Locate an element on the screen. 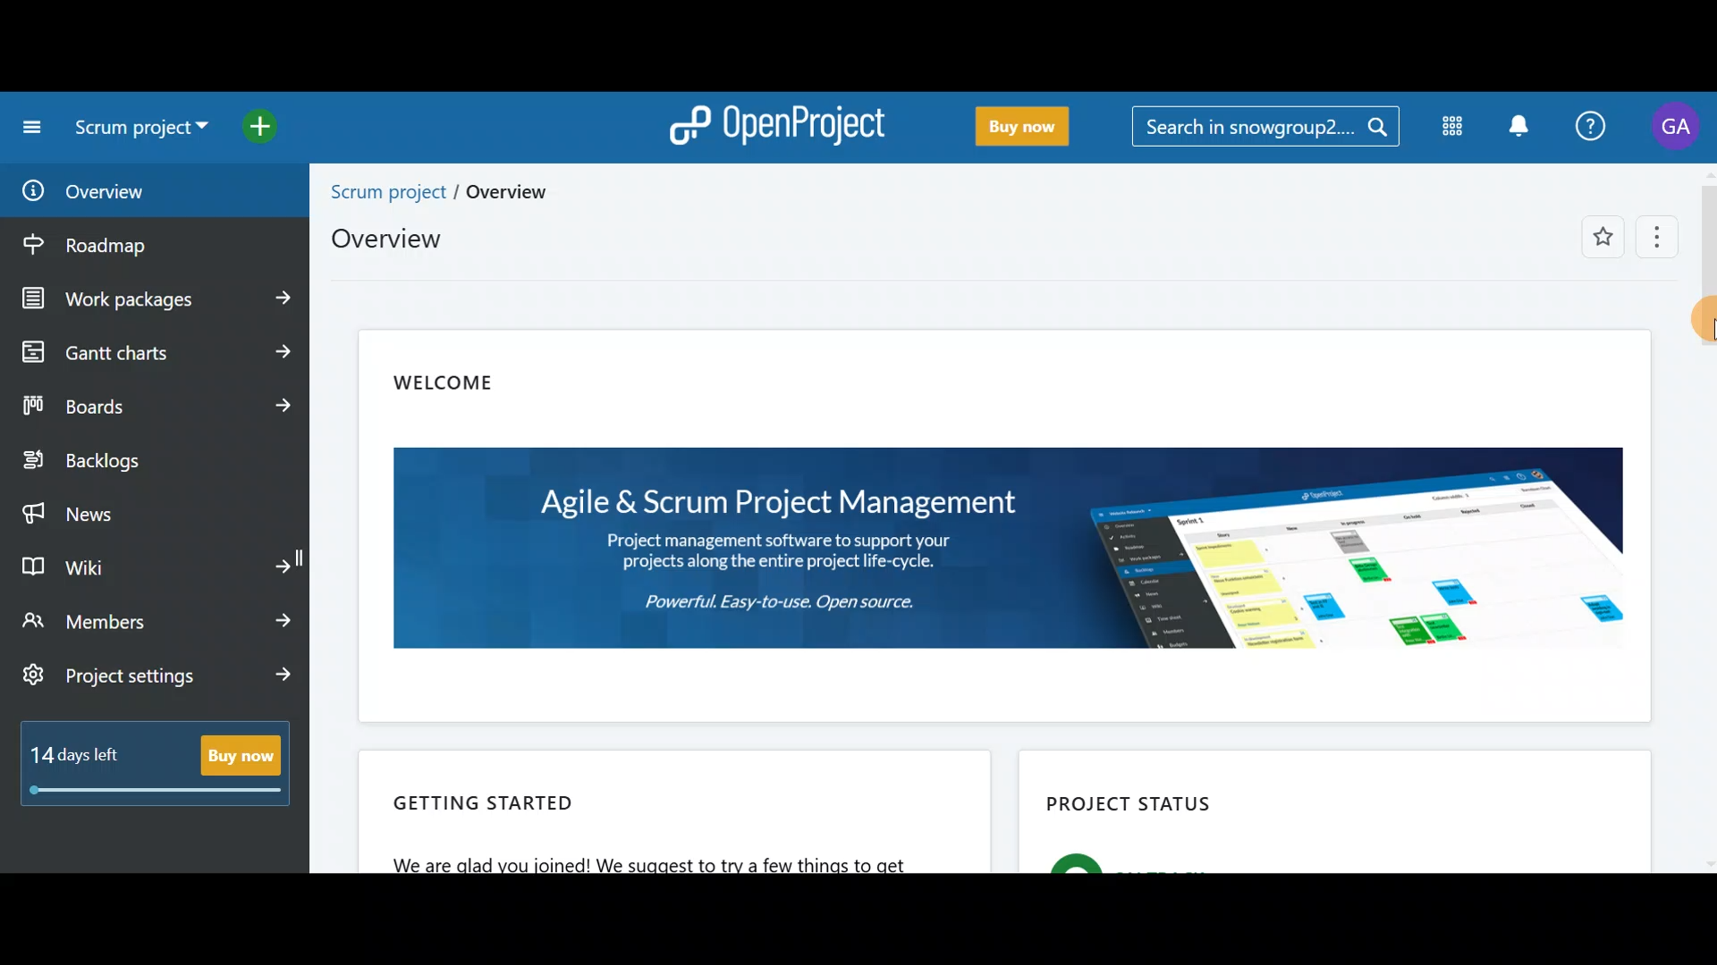 This screenshot has width=1717, height=965. Collapse project menu is located at coordinates (28, 127).